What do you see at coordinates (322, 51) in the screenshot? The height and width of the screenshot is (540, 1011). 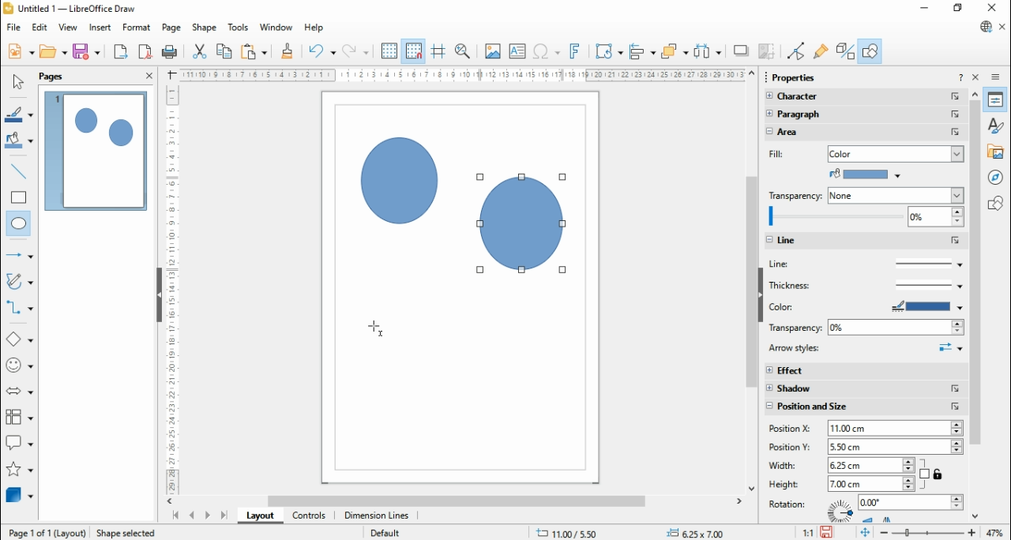 I see `undo` at bounding box center [322, 51].